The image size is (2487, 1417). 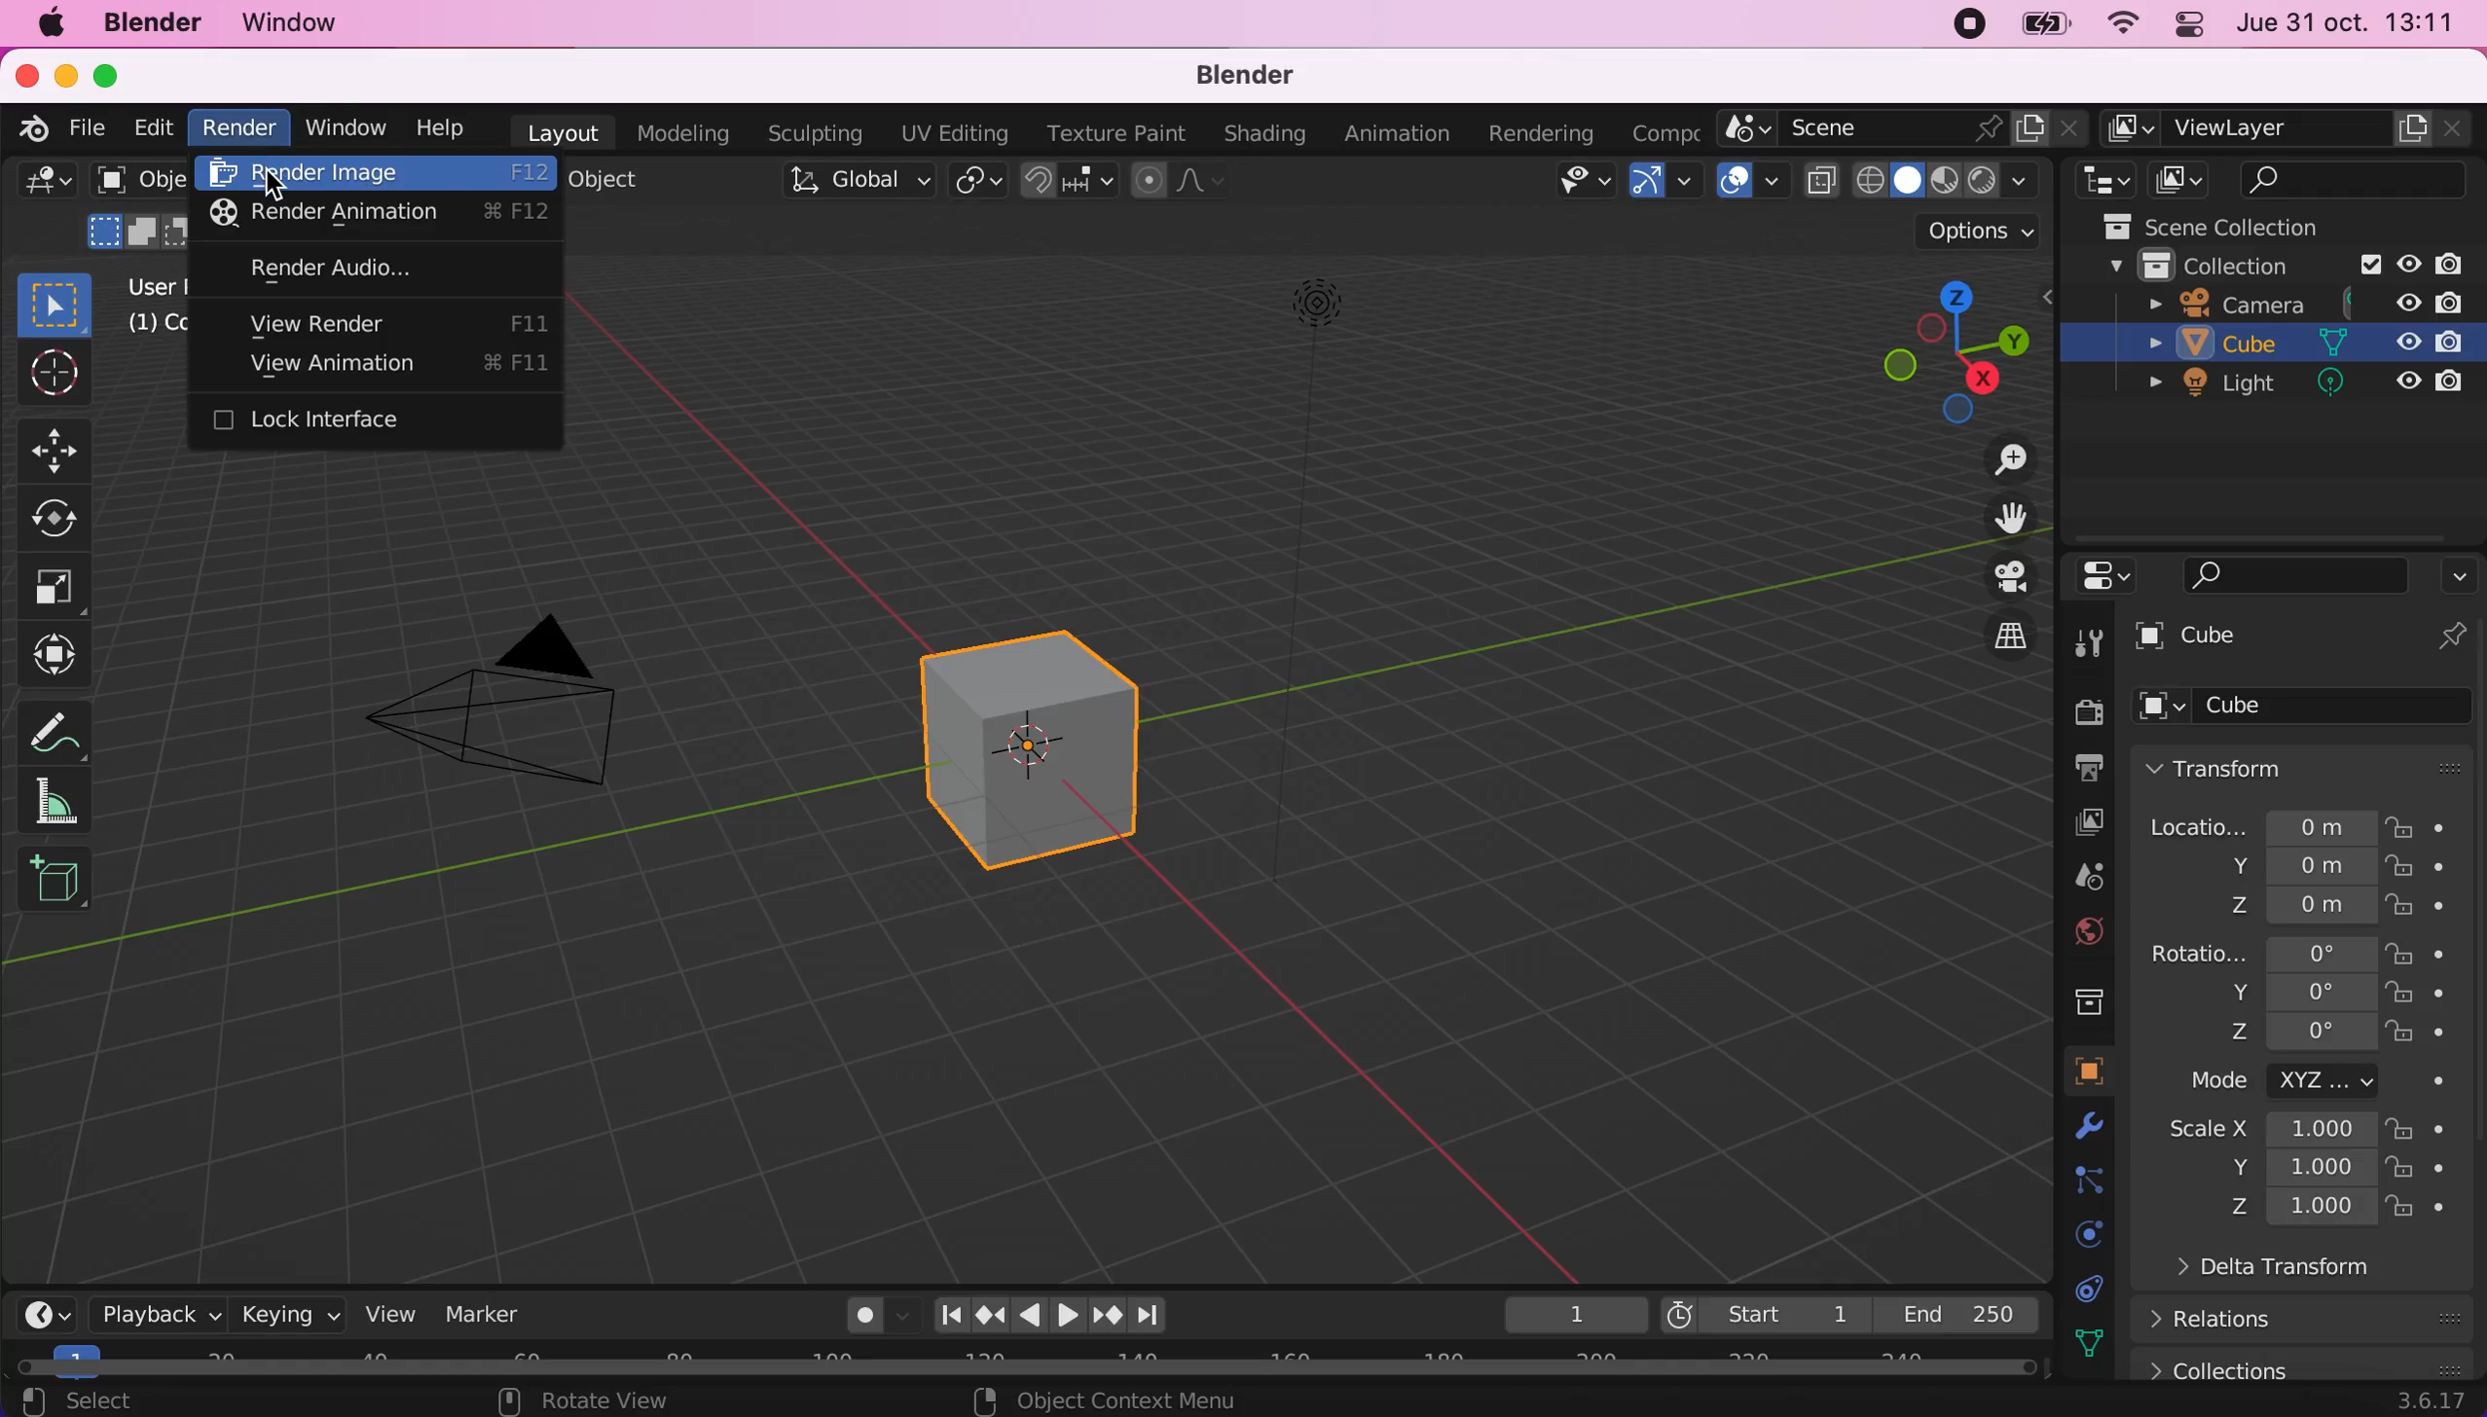 What do you see at coordinates (2421, 952) in the screenshot?
I see `lock` at bounding box center [2421, 952].